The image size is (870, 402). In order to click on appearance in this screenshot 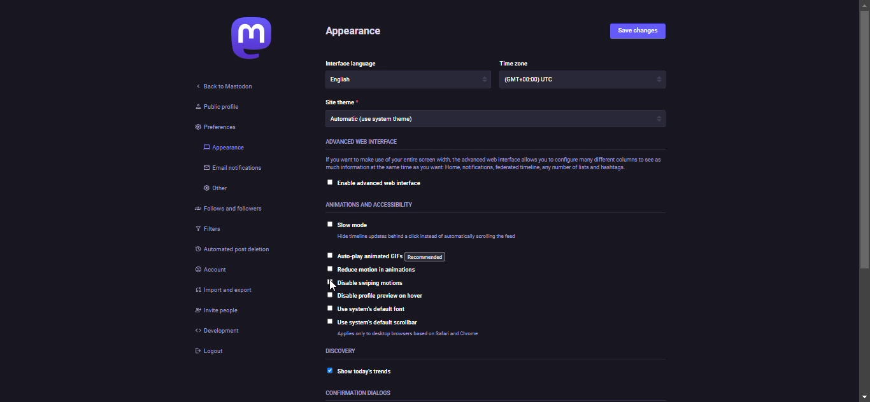, I will do `click(354, 31)`.